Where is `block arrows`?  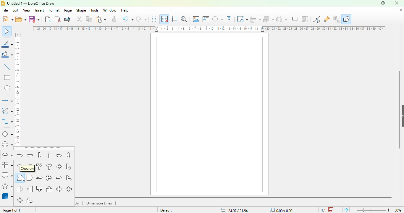 block arrows is located at coordinates (7, 155).